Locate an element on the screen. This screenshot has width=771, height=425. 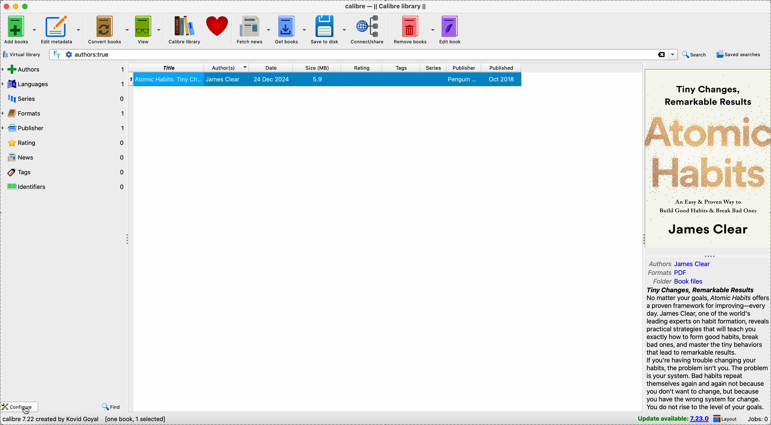
tags is located at coordinates (64, 171).